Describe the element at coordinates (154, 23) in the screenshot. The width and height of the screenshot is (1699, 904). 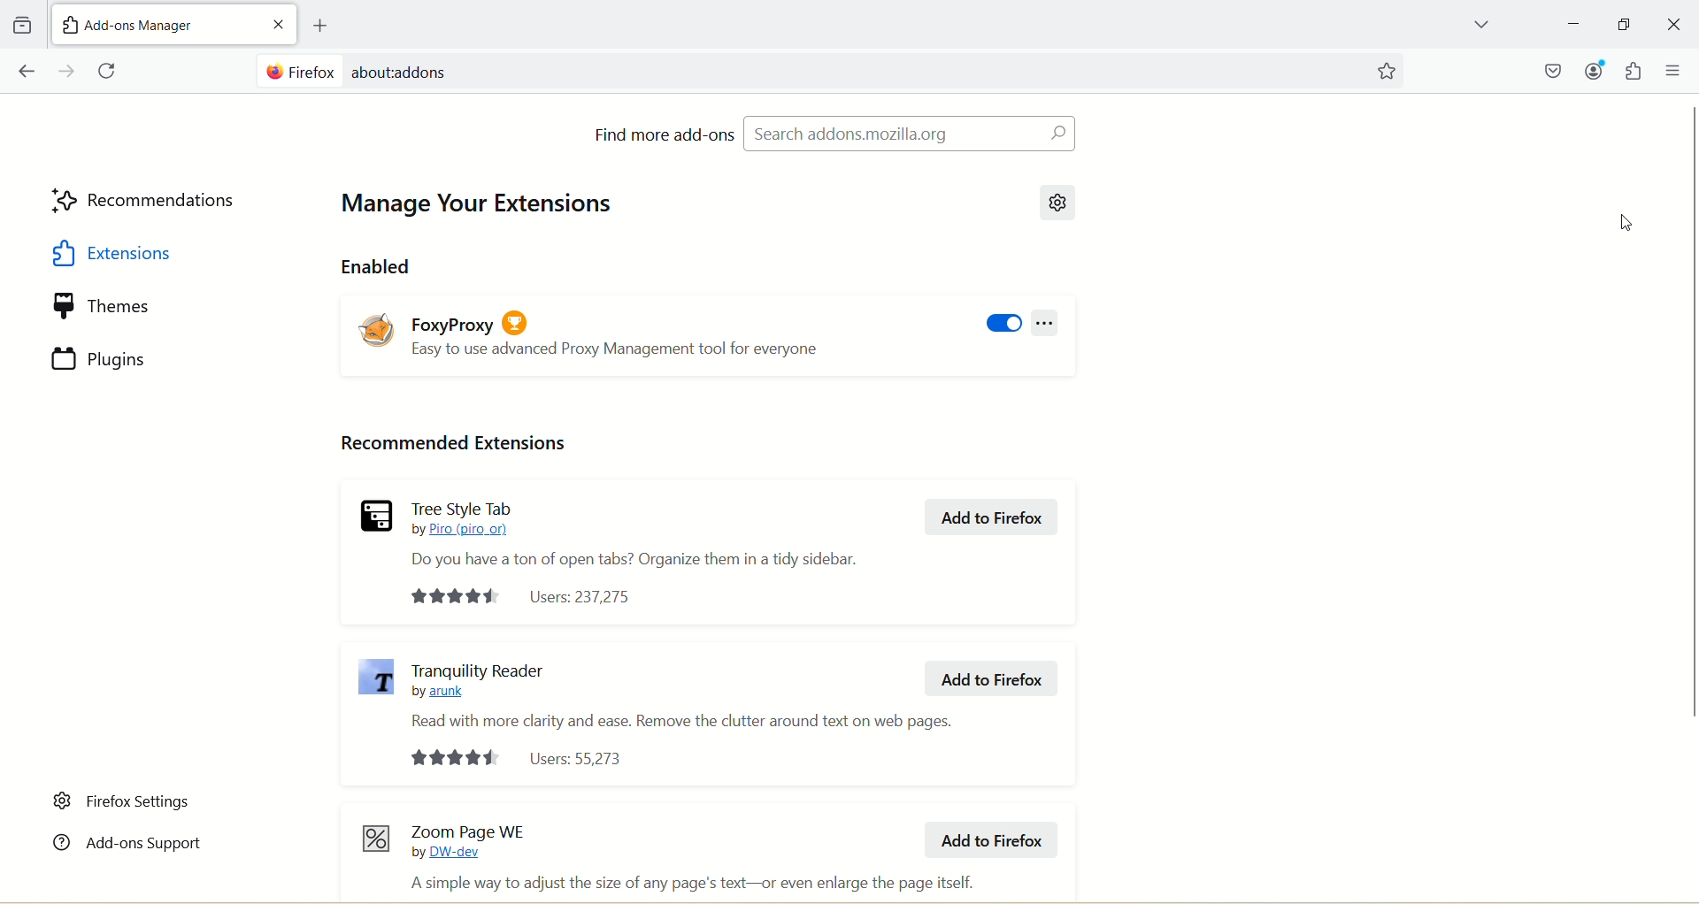
I see `New Tab` at that location.